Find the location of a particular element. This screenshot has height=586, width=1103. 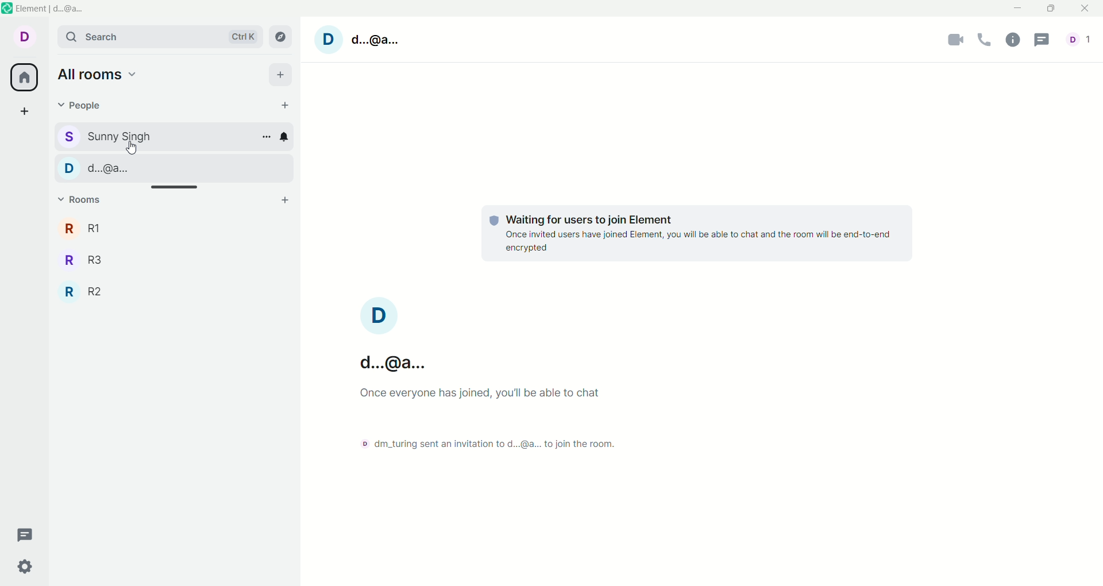

maximize is located at coordinates (1050, 9).